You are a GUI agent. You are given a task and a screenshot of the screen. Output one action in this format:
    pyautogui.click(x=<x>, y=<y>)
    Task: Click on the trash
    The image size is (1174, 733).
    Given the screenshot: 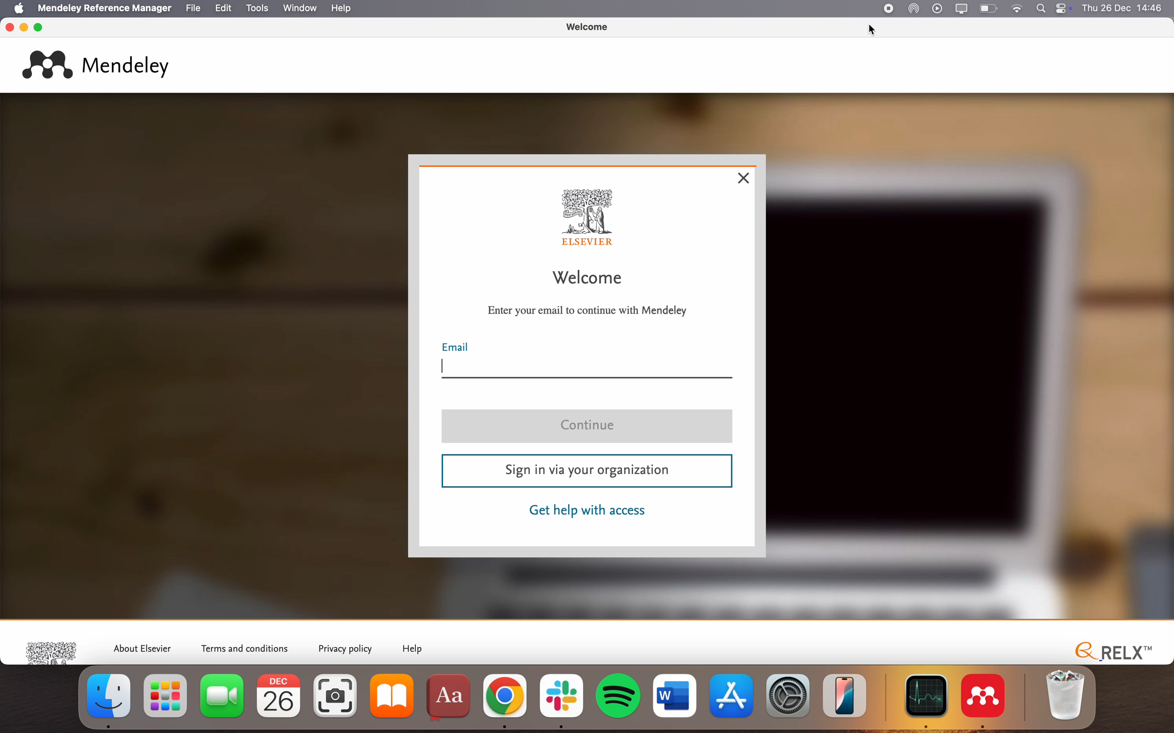 What is the action you would take?
    pyautogui.click(x=1065, y=695)
    